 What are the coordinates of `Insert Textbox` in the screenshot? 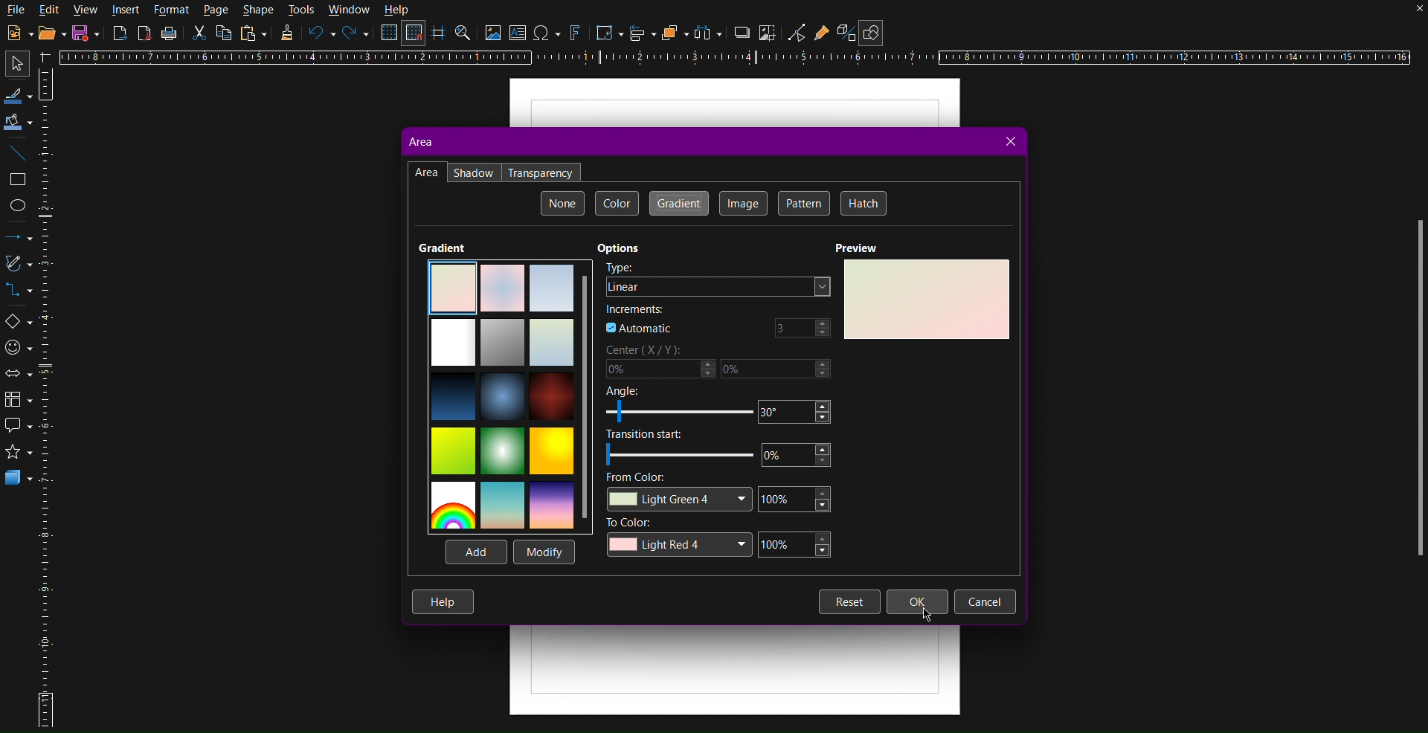 It's located at (520, 34).